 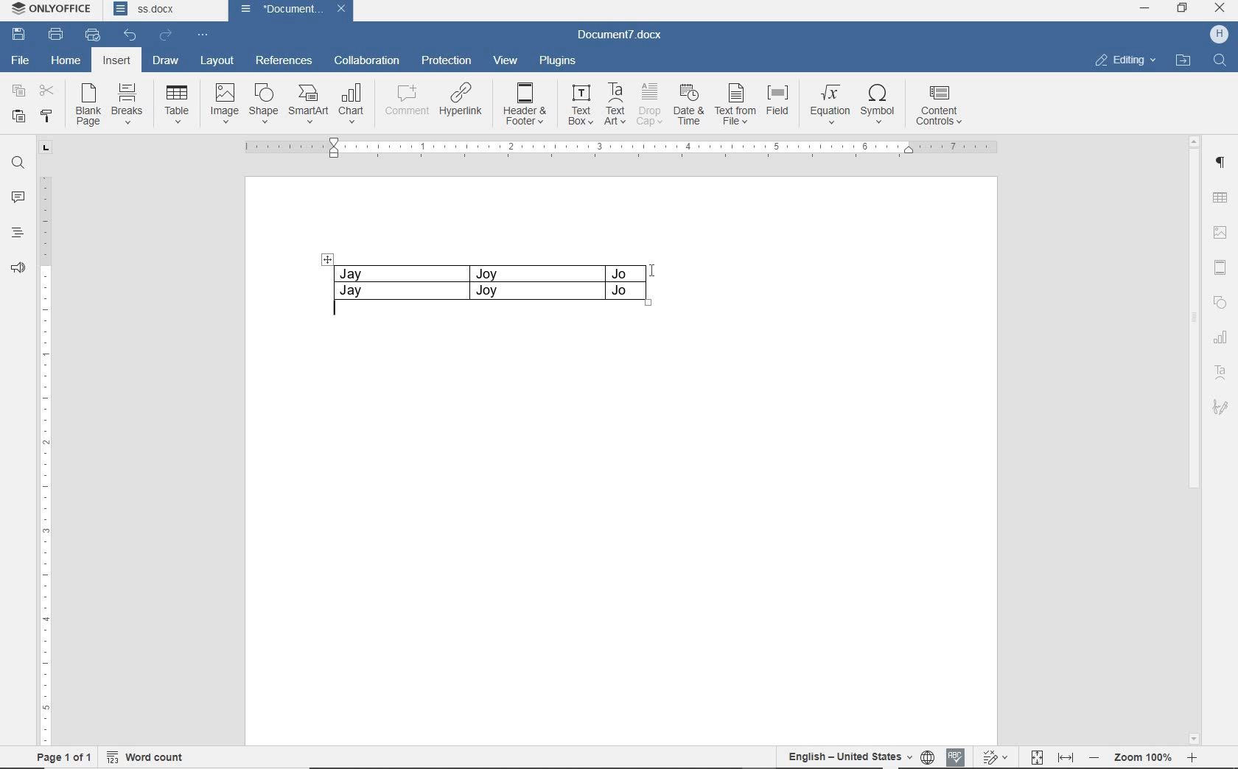 I want to click on SHAPE, so click(x=261, y=103).